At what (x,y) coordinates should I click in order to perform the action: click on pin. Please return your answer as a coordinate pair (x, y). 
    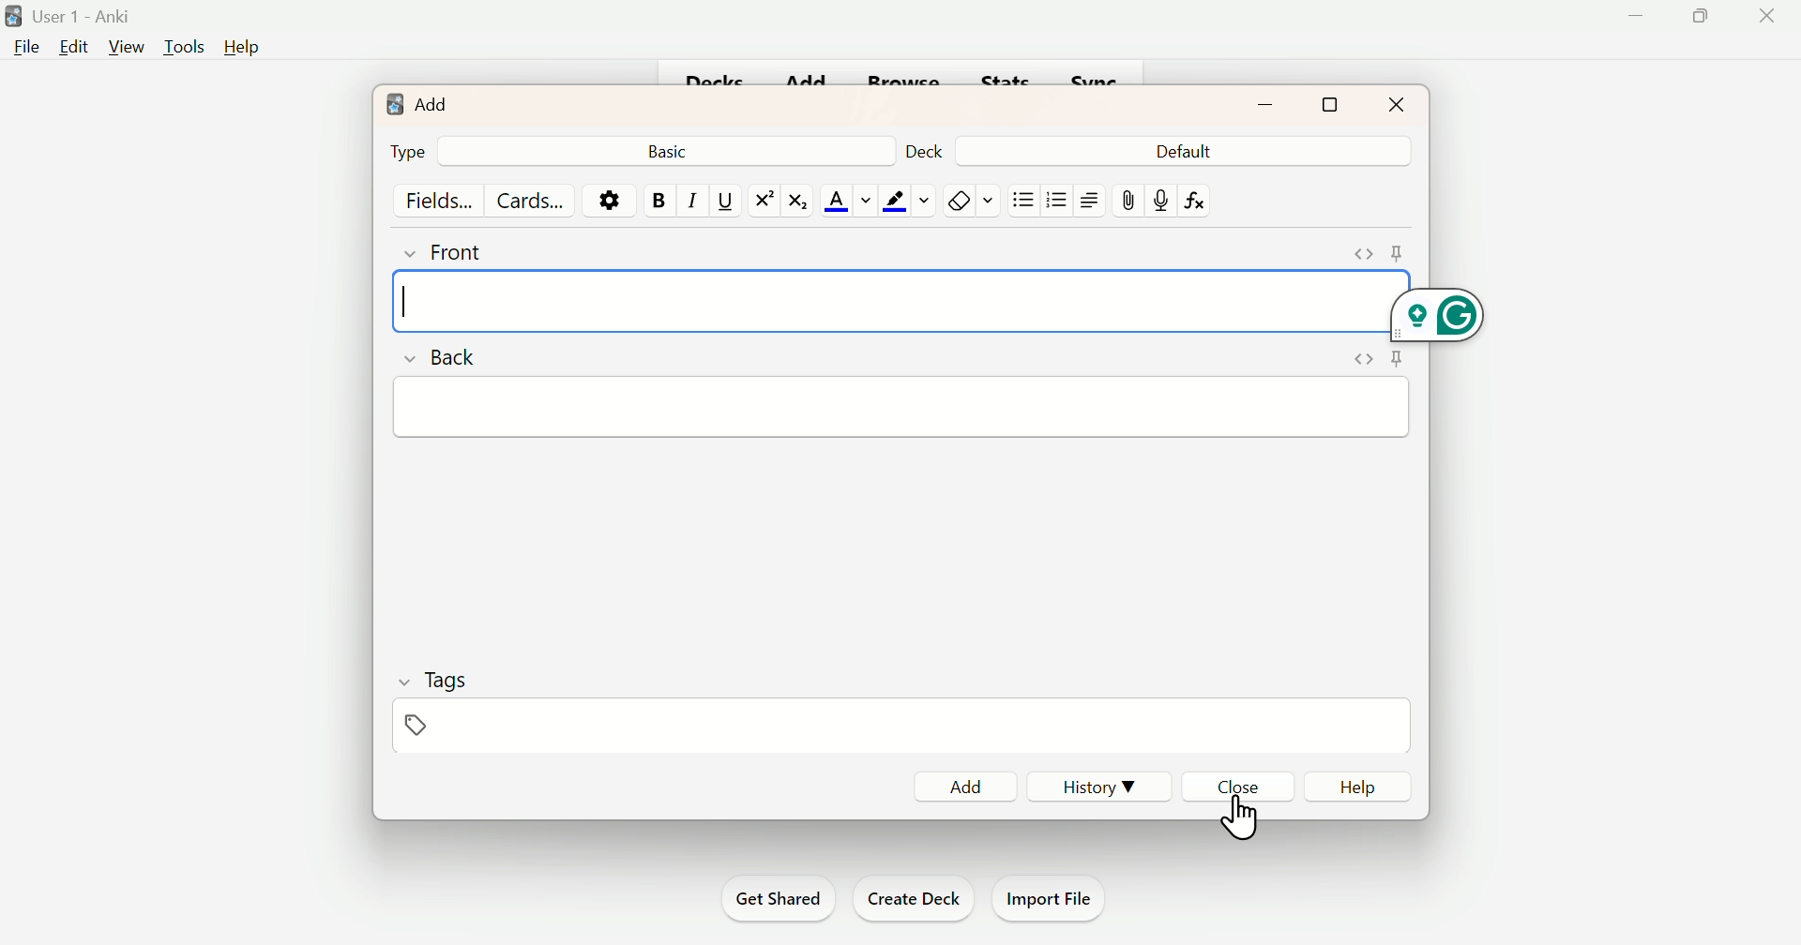
    Looking at the image, I should click on (1400, 251).